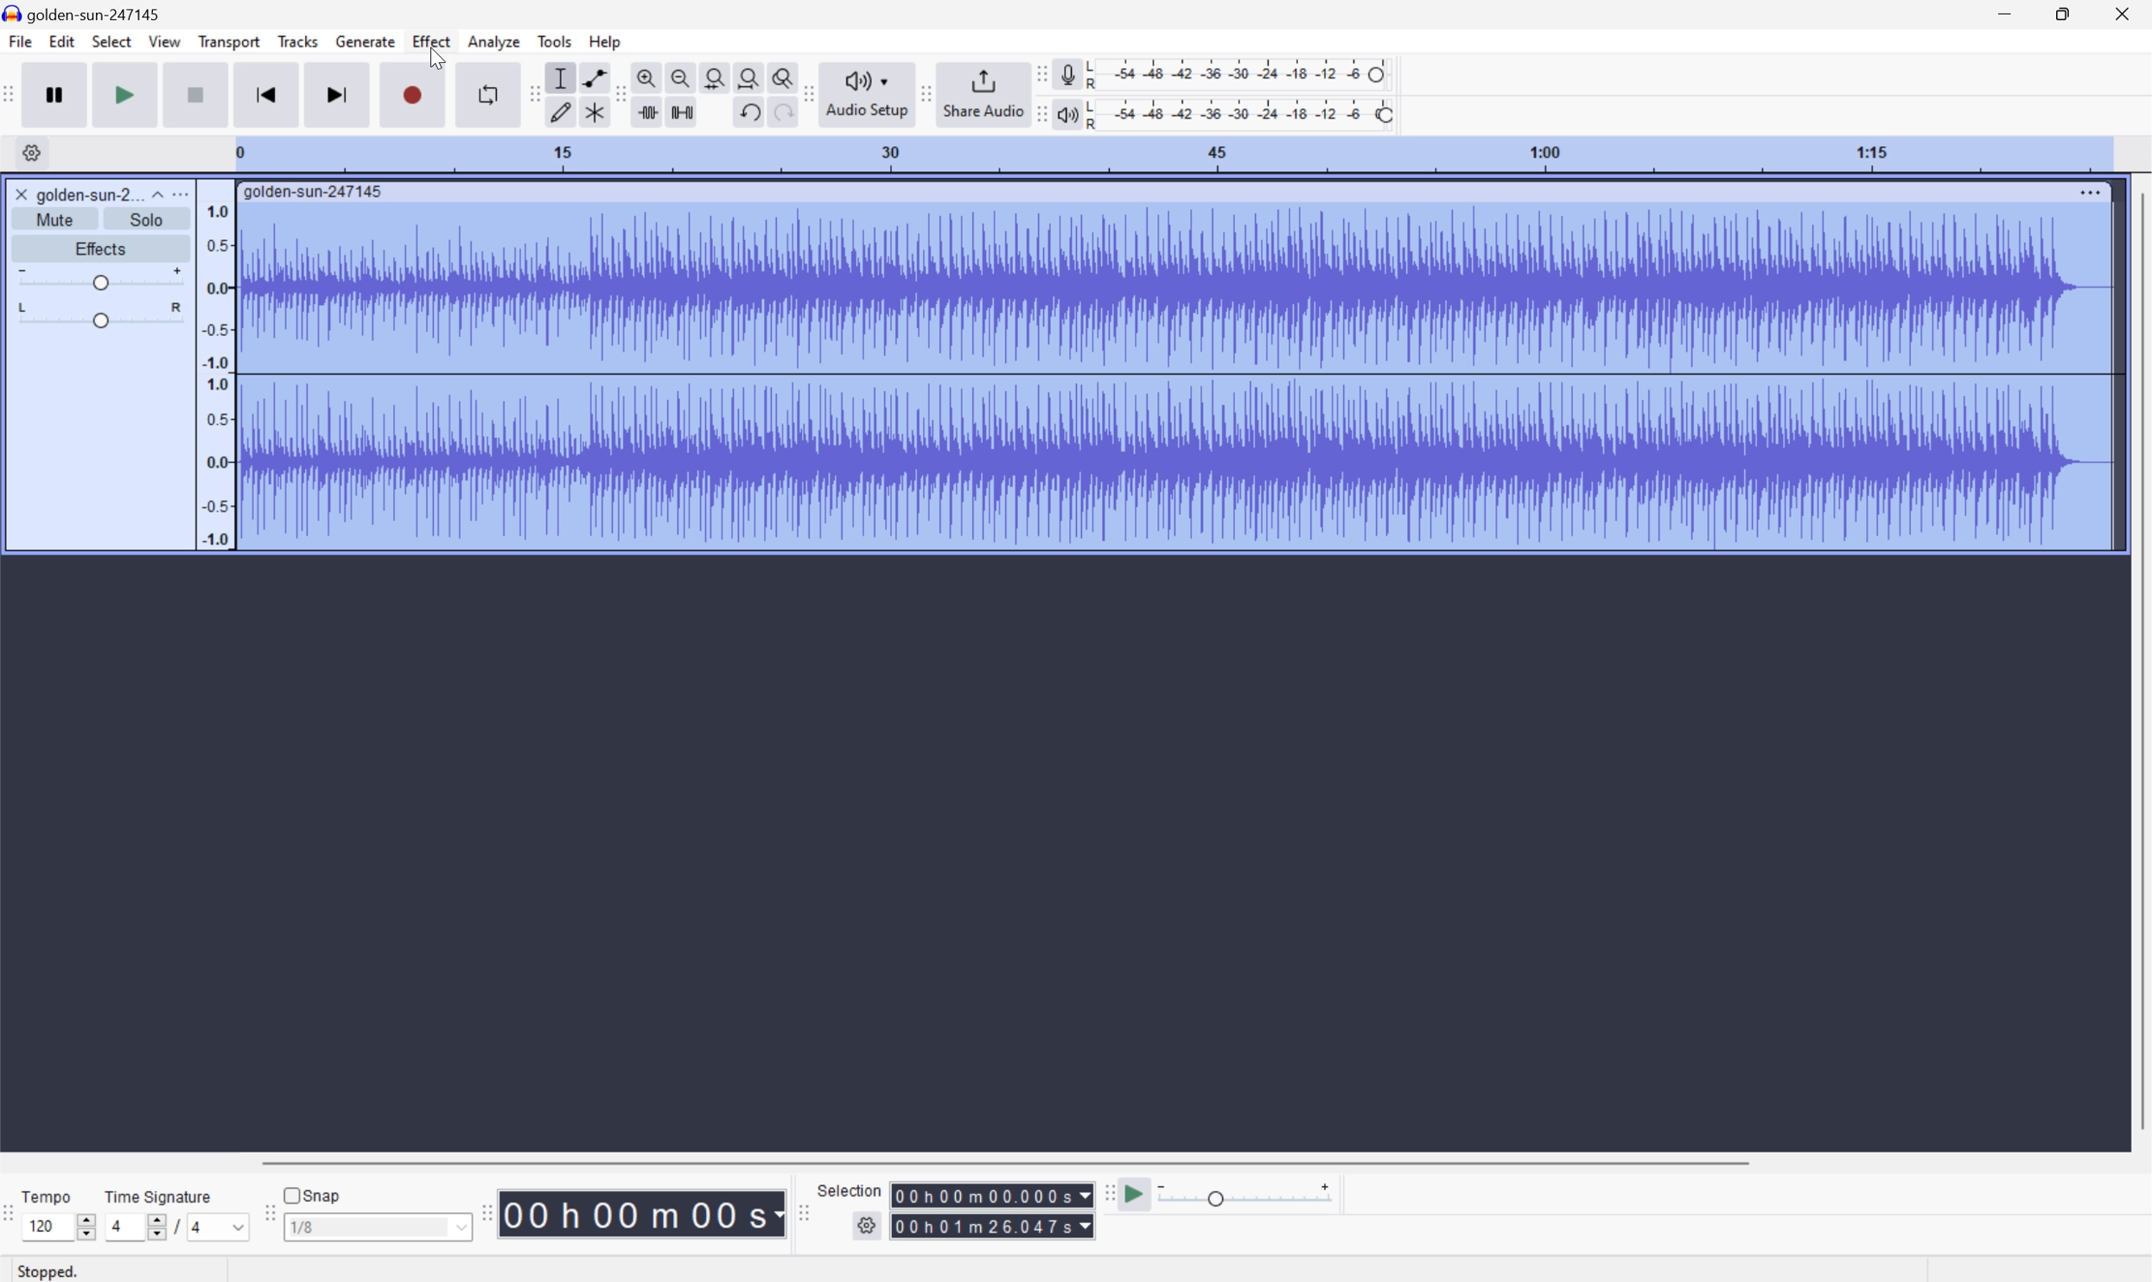 Image resolution: width=2152 pixels, height=1282 pixels. I want to click on Record meter, so click(1066, 73).